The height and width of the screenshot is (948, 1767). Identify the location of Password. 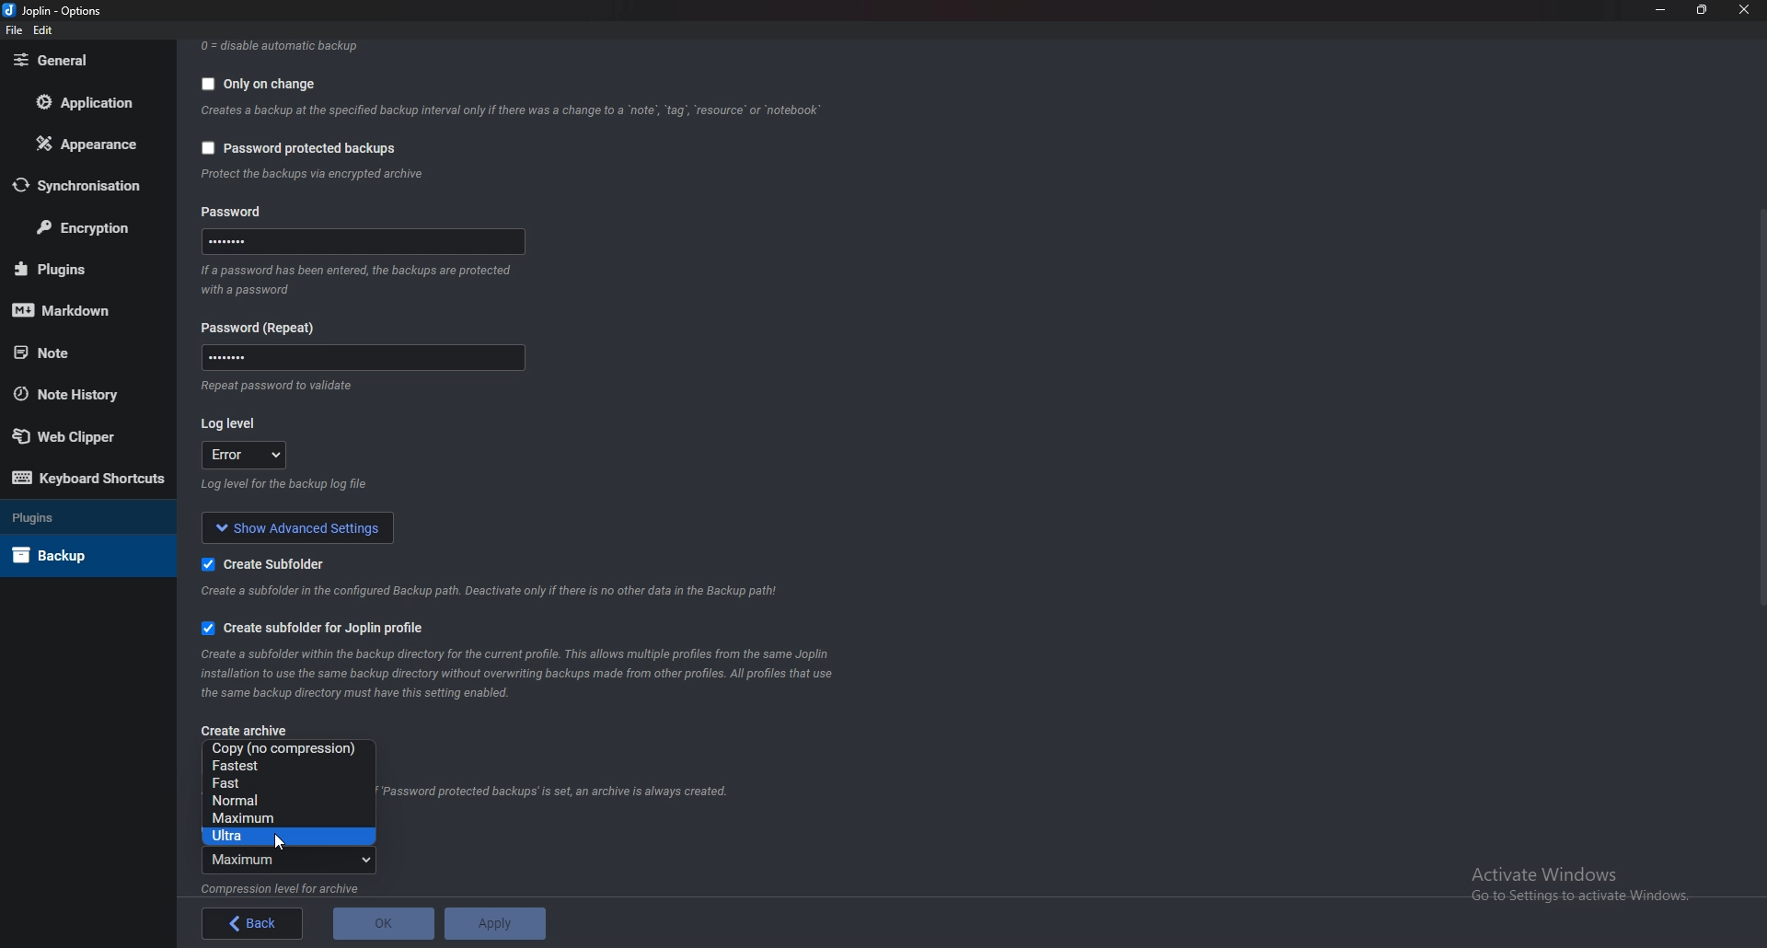
(362, 357).